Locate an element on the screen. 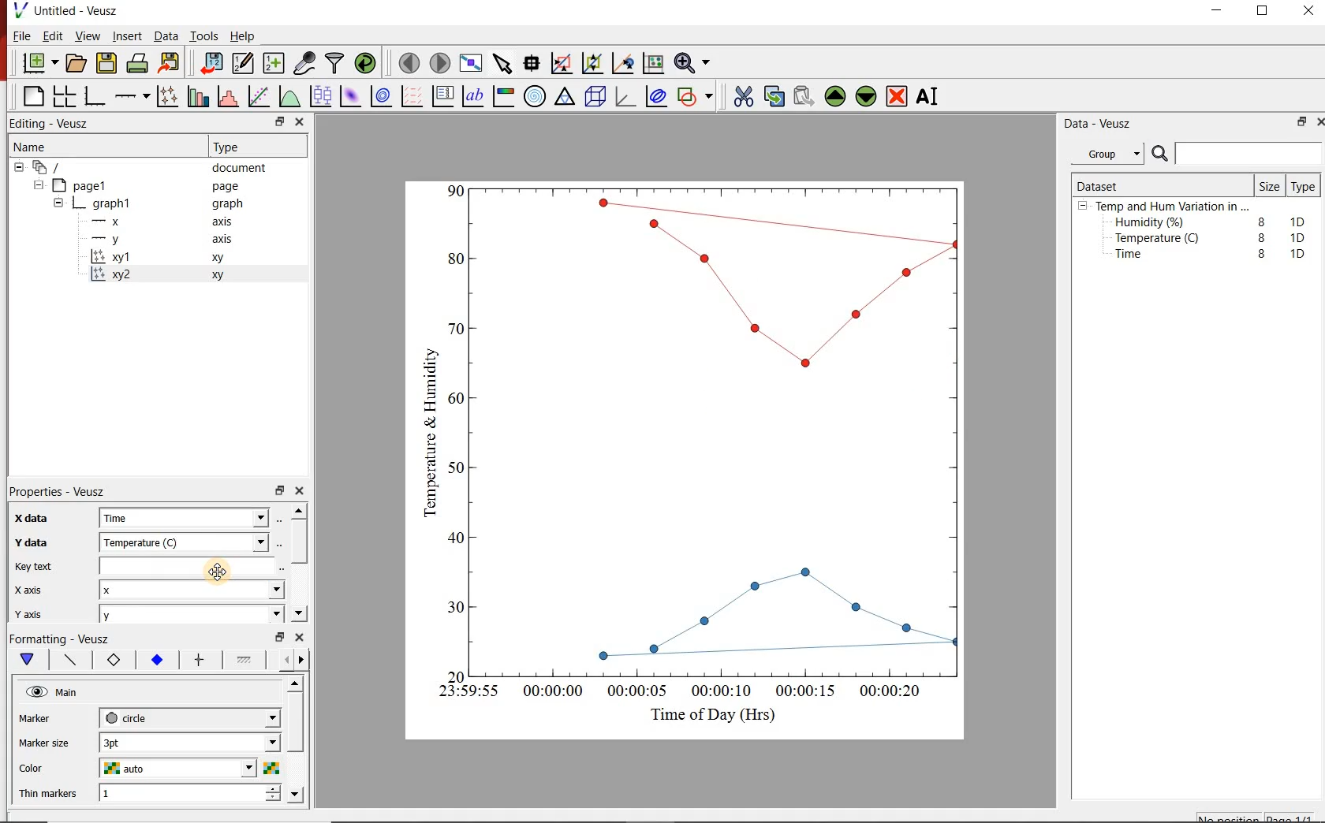 This screenshot has height=823, width=1325. image color bar is located at coordinates (506, 96).